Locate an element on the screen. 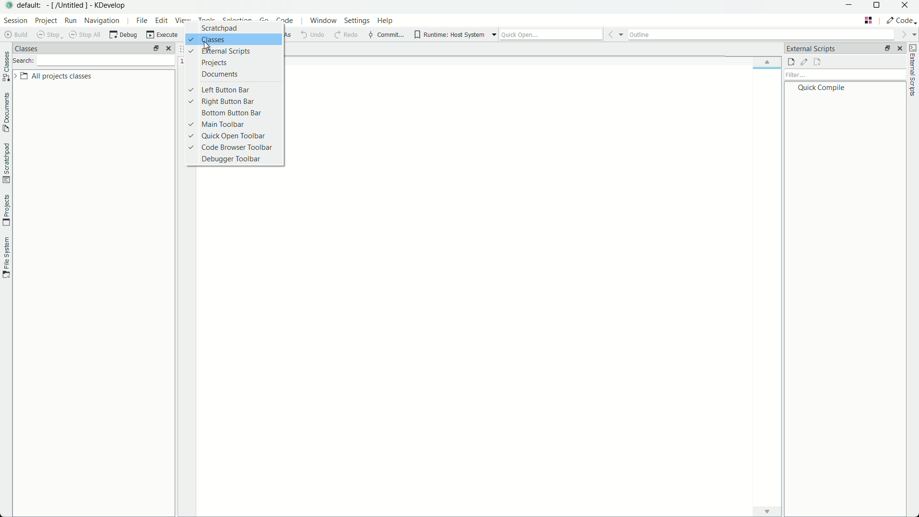 The image size is (919, 517). shop all is located at coordinates (85, 35).